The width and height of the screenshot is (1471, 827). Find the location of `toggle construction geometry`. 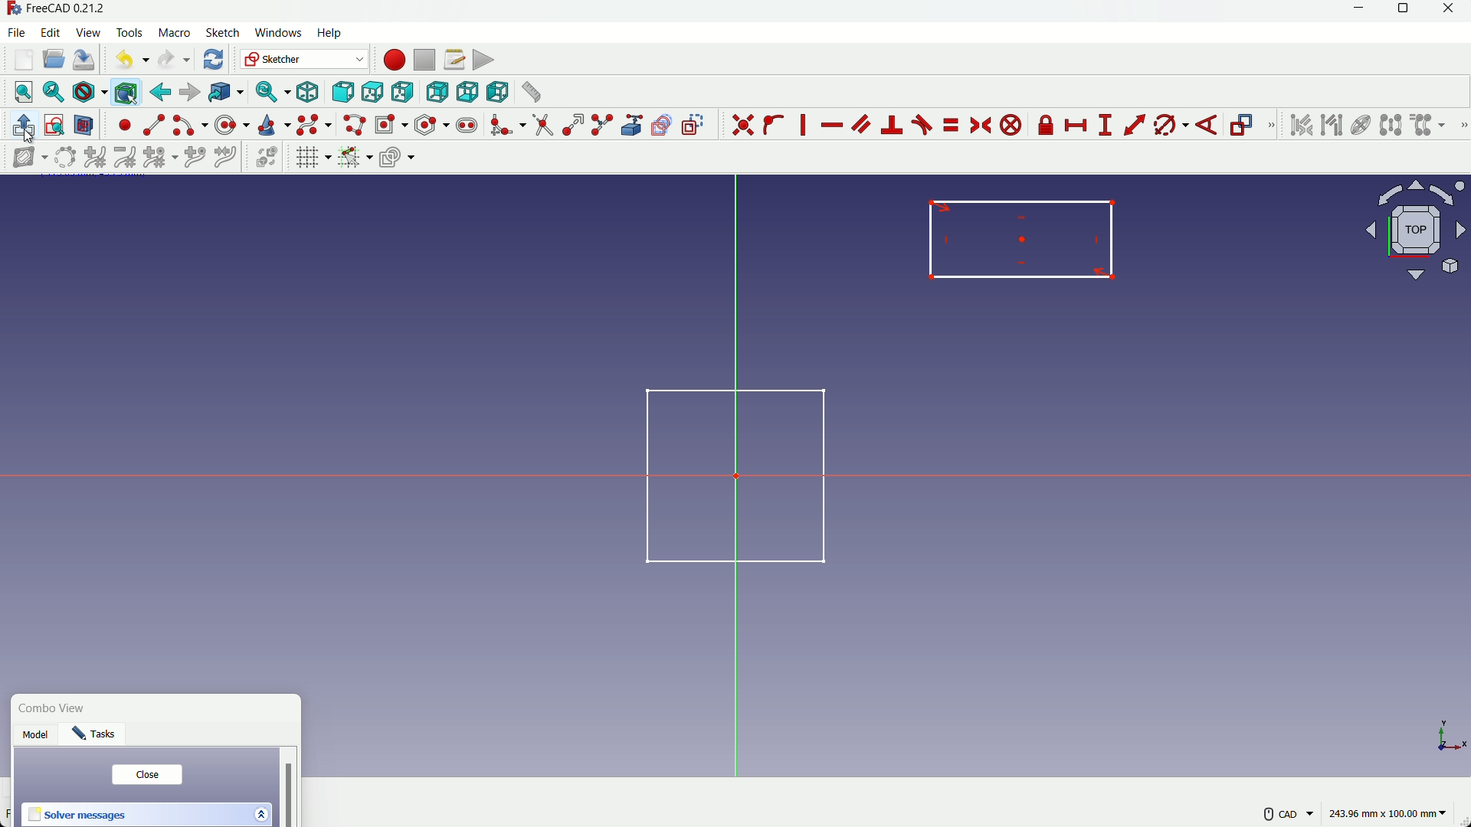

toggle construction geometry is located at coordinates (694, 124).